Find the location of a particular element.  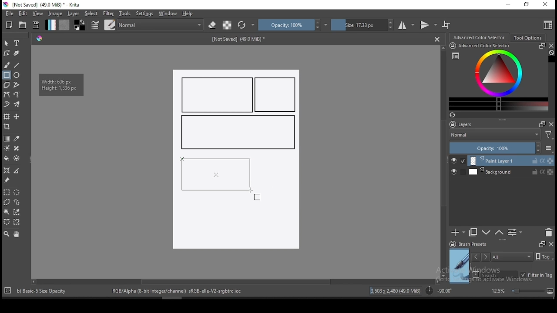

colors is located at coordinates (80, 25).